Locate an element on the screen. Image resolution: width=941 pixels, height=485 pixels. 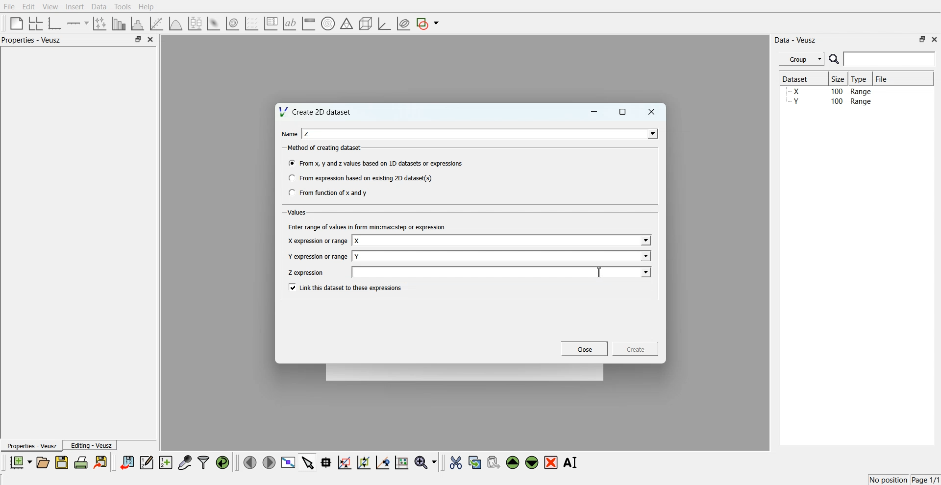
3D Scene is located at coordinates (366, 24).